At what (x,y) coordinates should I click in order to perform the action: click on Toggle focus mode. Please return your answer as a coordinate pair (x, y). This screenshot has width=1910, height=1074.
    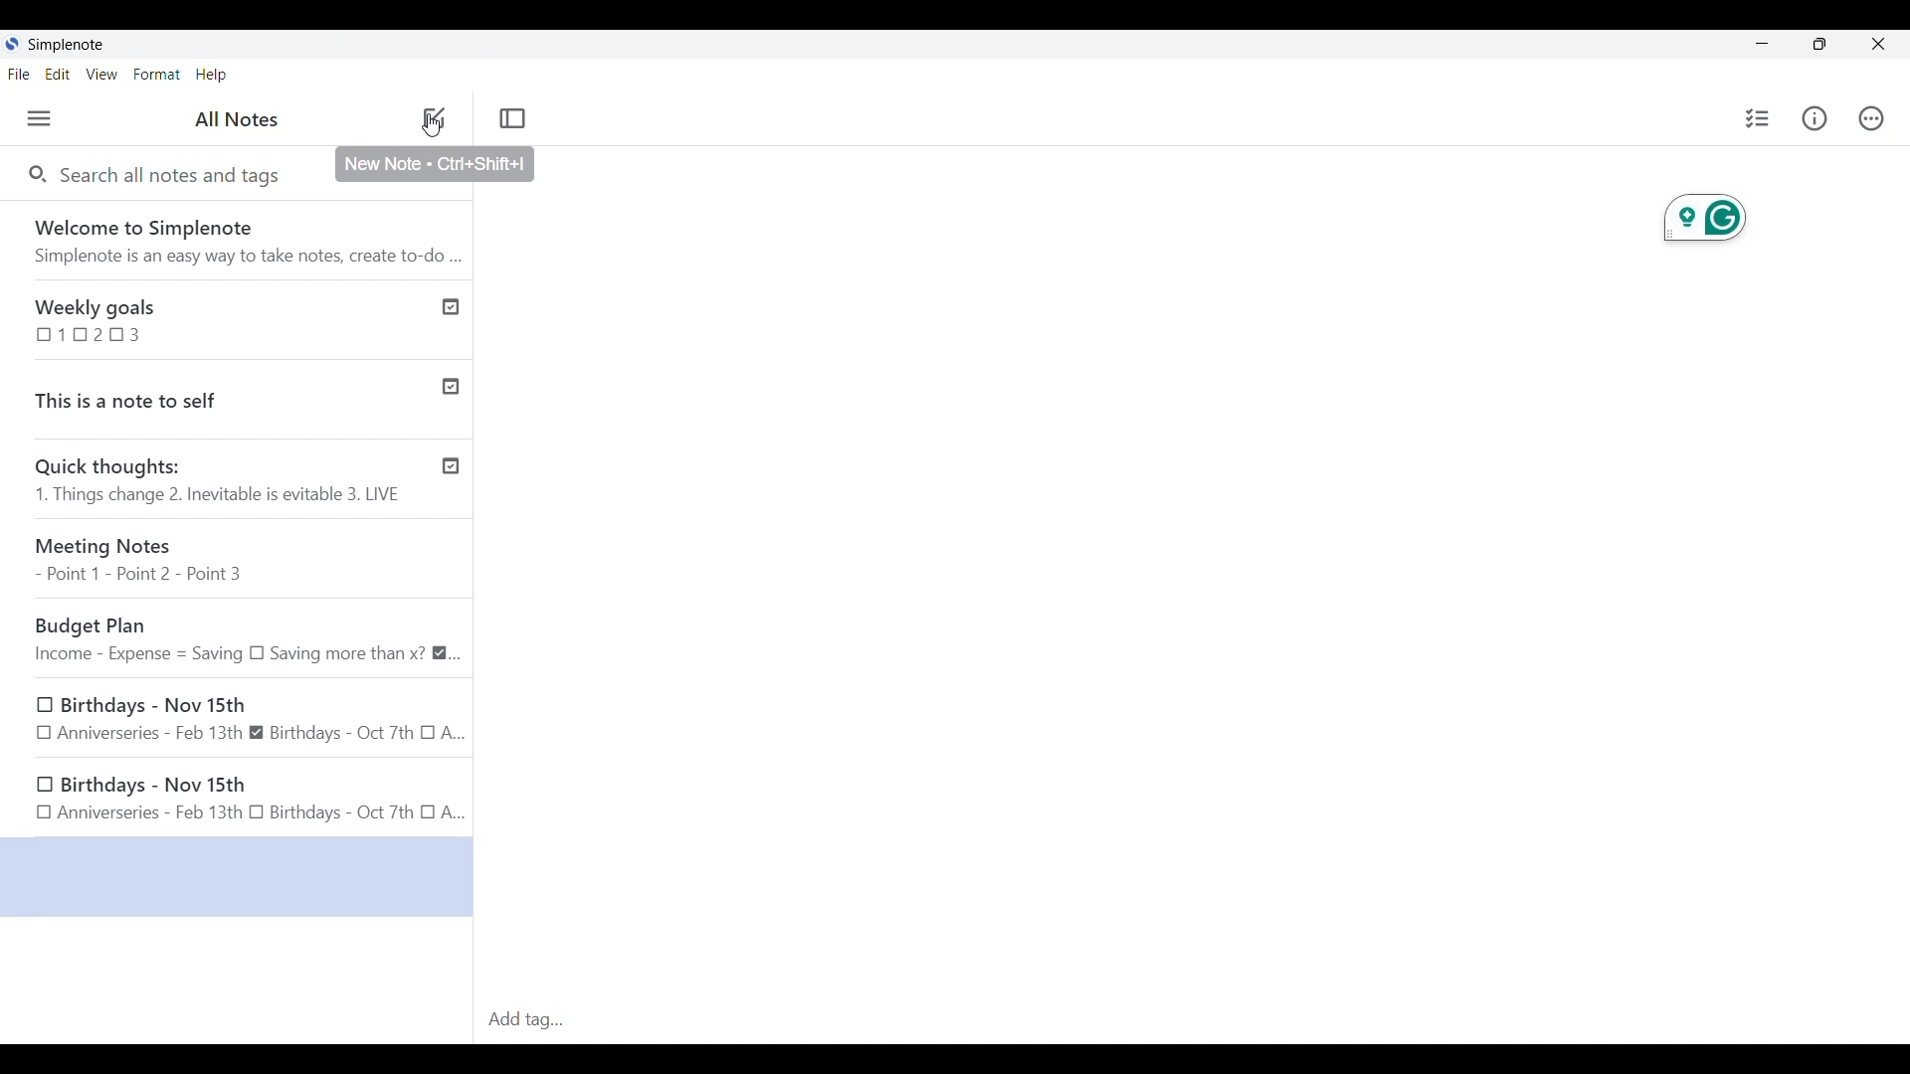
    Looking at the image, I should click on (514, 119).